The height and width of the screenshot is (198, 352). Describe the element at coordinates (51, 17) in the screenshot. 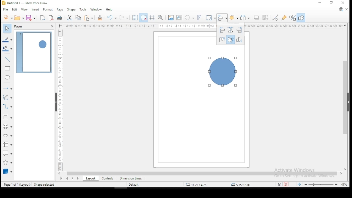

I see `export as PDF` at that location.